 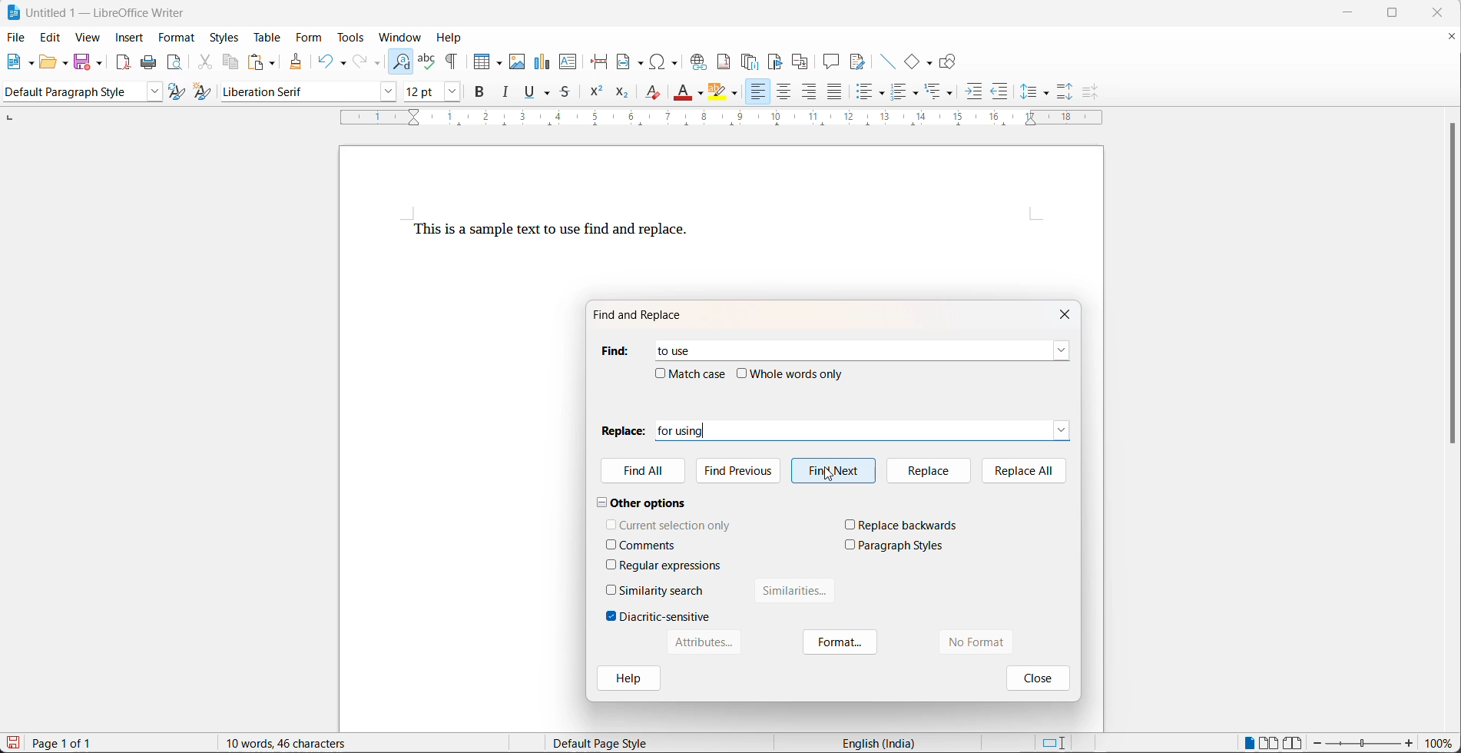 What do you see at coordinates (1035, 677) in the screenshot?
I see `close` at bounding box center [1035, 677].